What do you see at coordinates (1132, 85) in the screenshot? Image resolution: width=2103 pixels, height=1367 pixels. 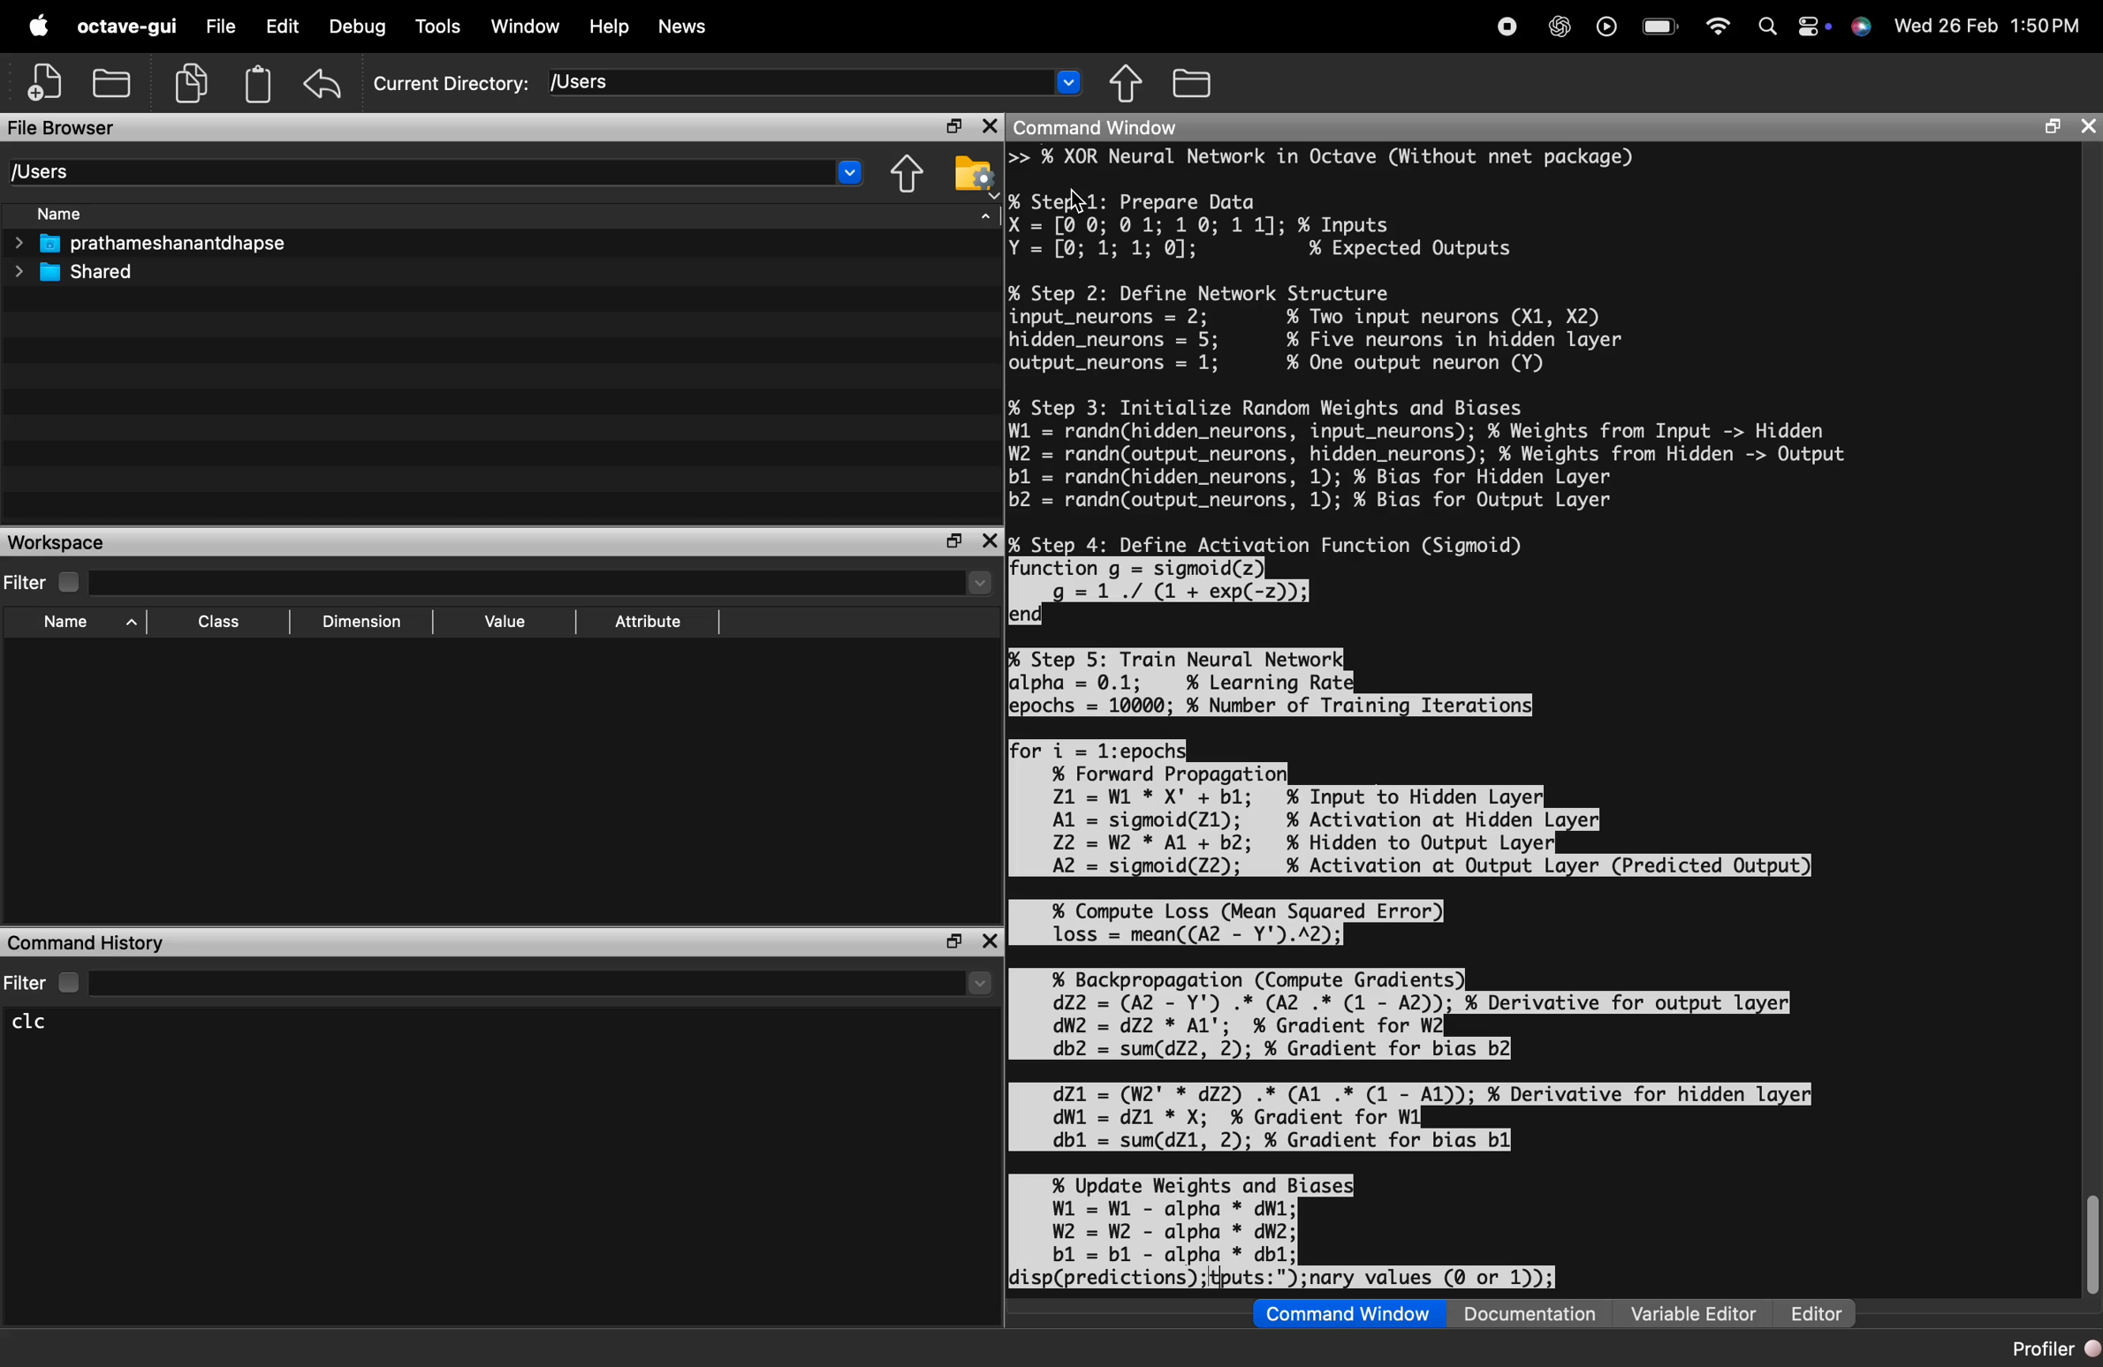 I see `one directory up` at bounding box center [1132, 85].